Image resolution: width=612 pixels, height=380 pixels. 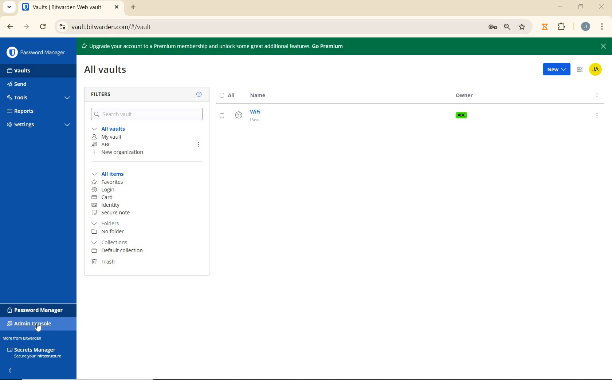 I want to click on BACK, so click(x=11, y=27).